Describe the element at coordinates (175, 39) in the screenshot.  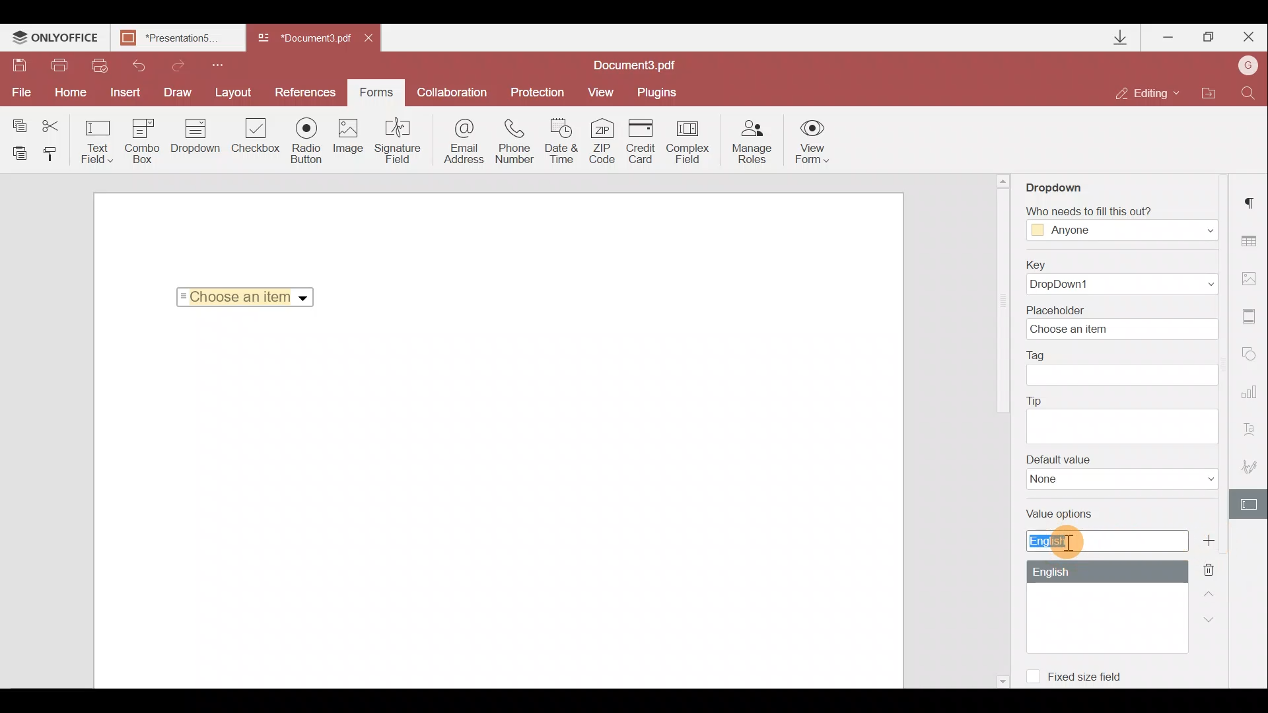
I see `Presentation5` at that location.